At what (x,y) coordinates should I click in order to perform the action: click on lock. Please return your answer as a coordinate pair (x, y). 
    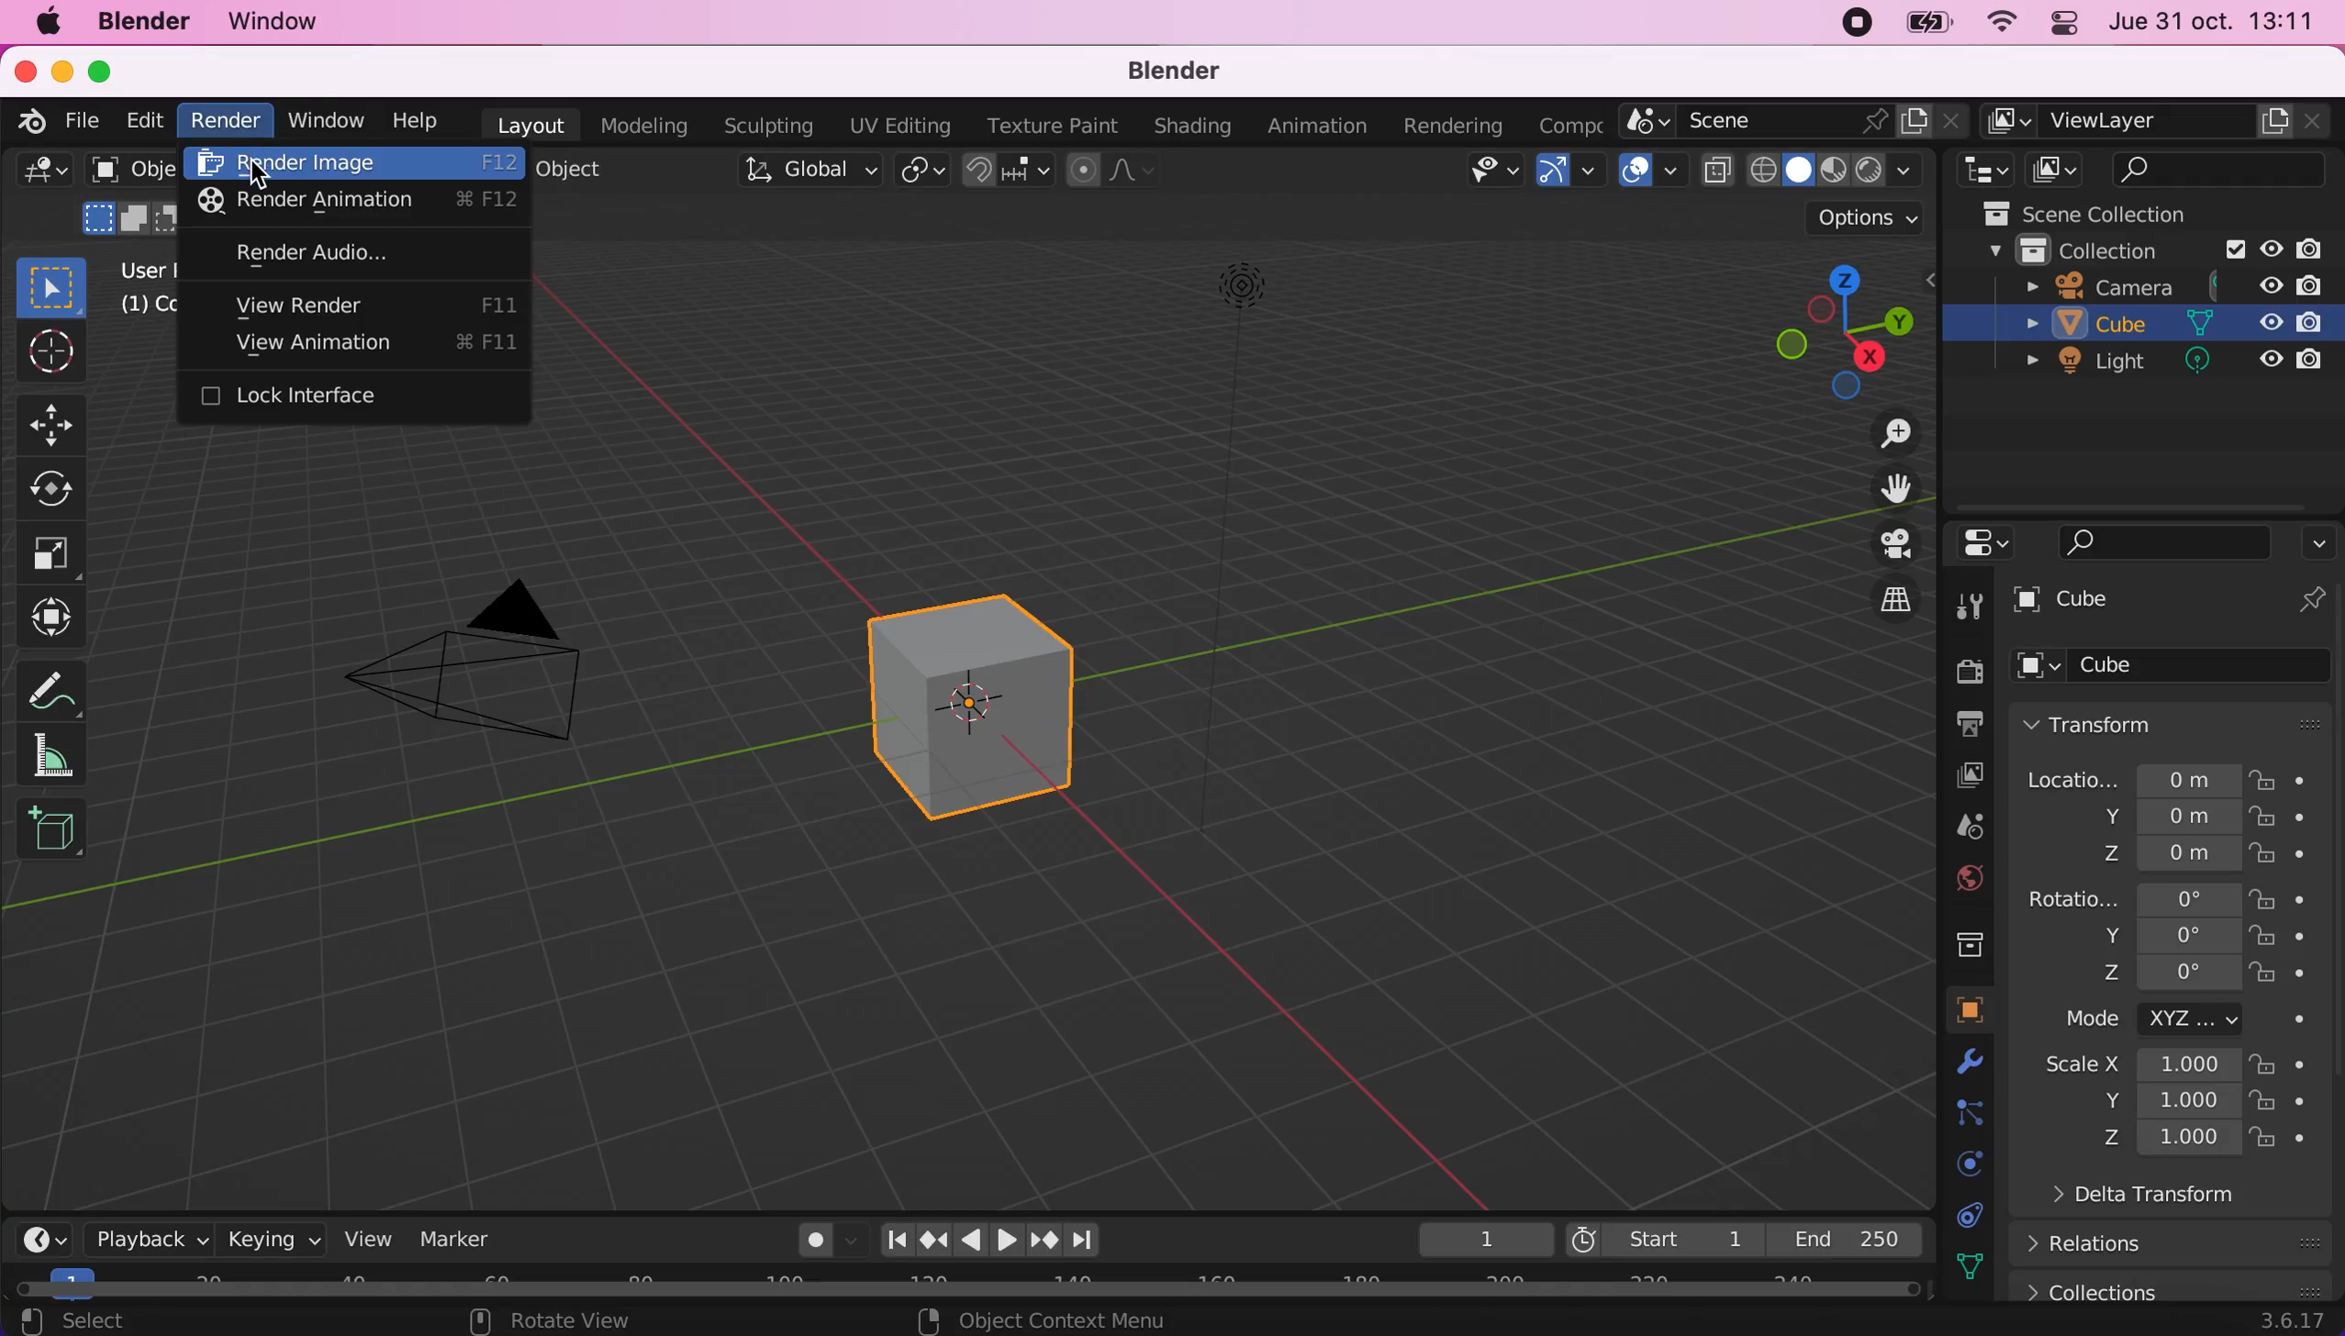
    Looking at the image, I should click on (2283, 1067).